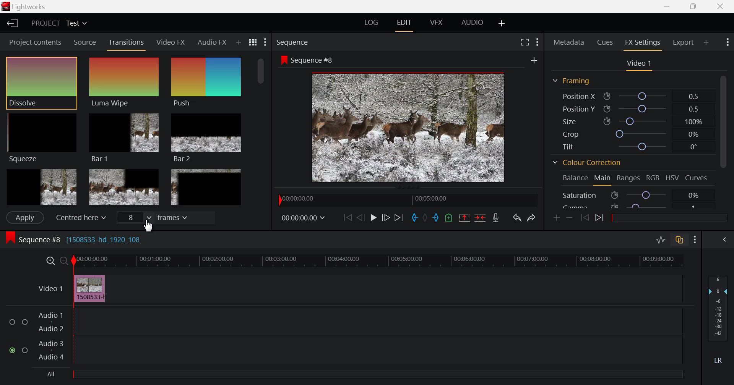  What do you see at coordinates (589, 163) in the screenshot?
I see `Colour Correction` at bounding box center [589, 163].